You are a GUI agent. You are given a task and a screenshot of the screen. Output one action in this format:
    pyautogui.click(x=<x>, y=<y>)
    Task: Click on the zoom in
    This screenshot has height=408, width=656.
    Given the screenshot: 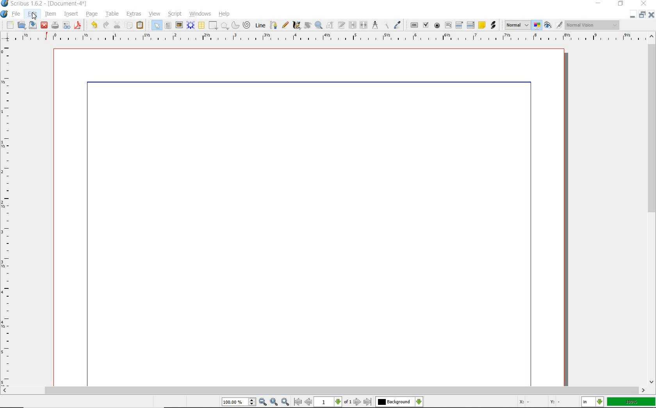 What is the action you would take?
    pyautogui.click(x=285, y=401)
    